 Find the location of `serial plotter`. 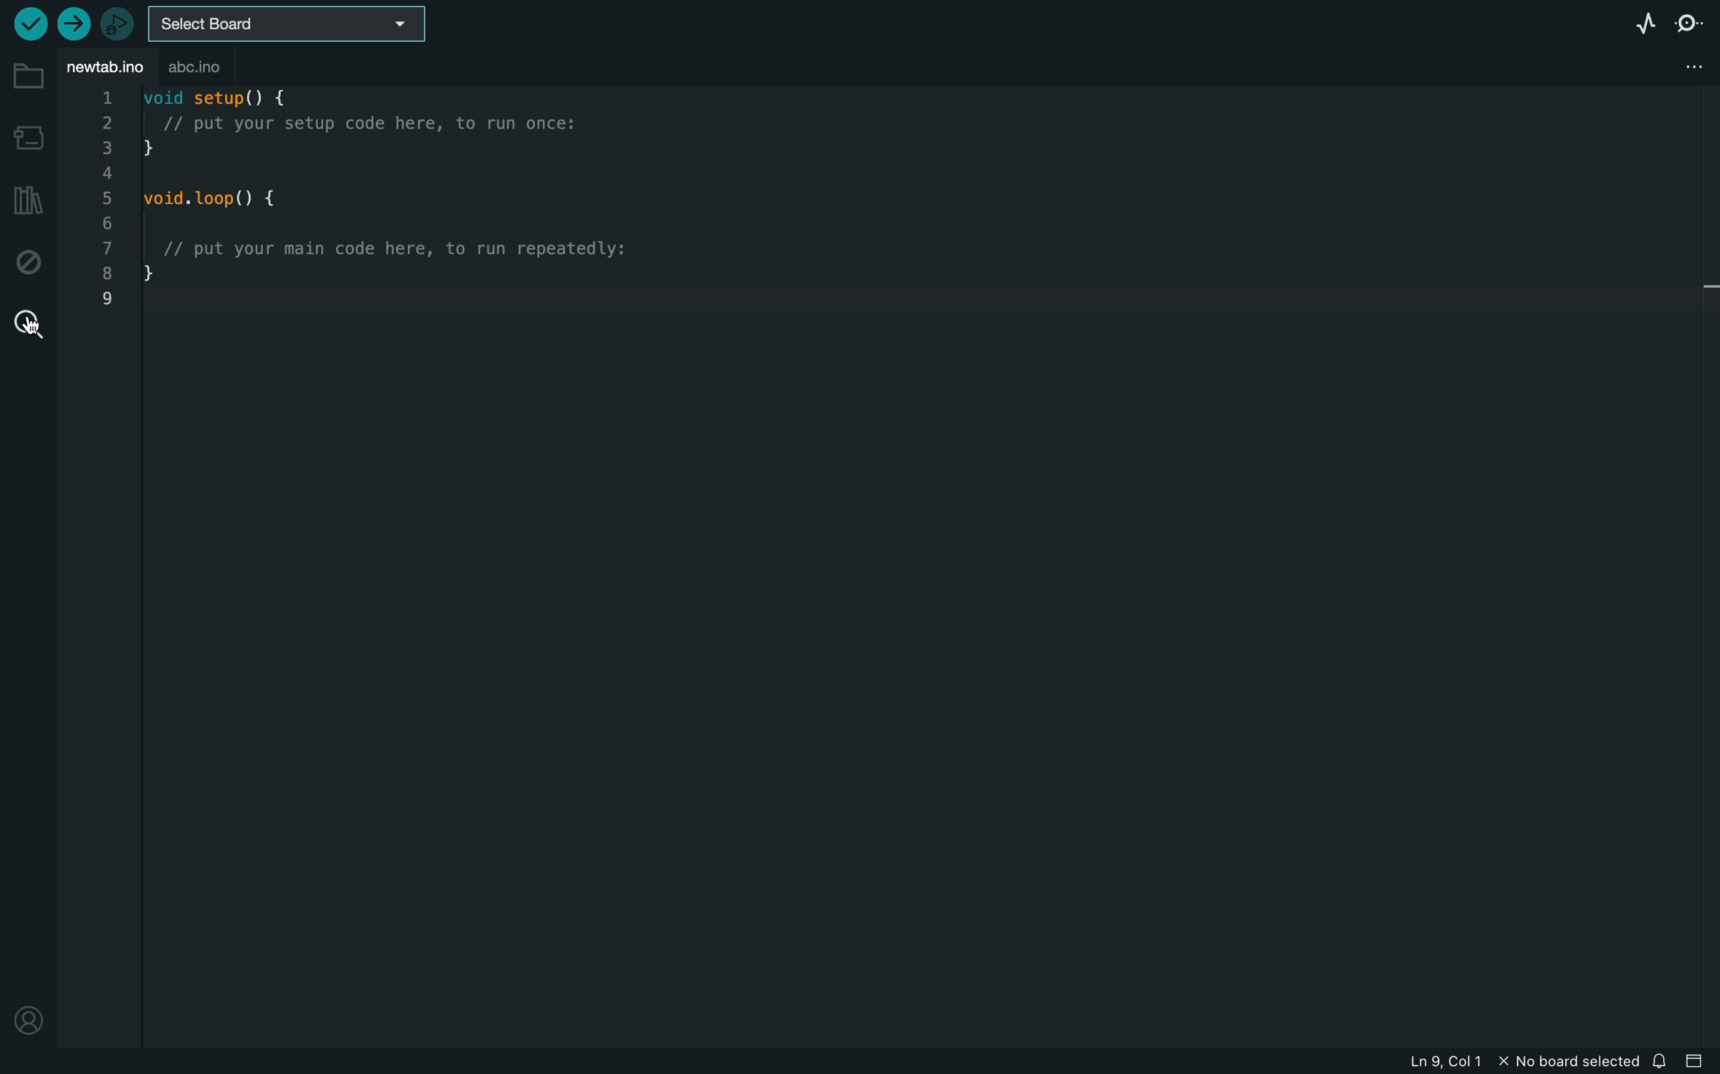

serial plotter is located at coordinates (1627, 21).